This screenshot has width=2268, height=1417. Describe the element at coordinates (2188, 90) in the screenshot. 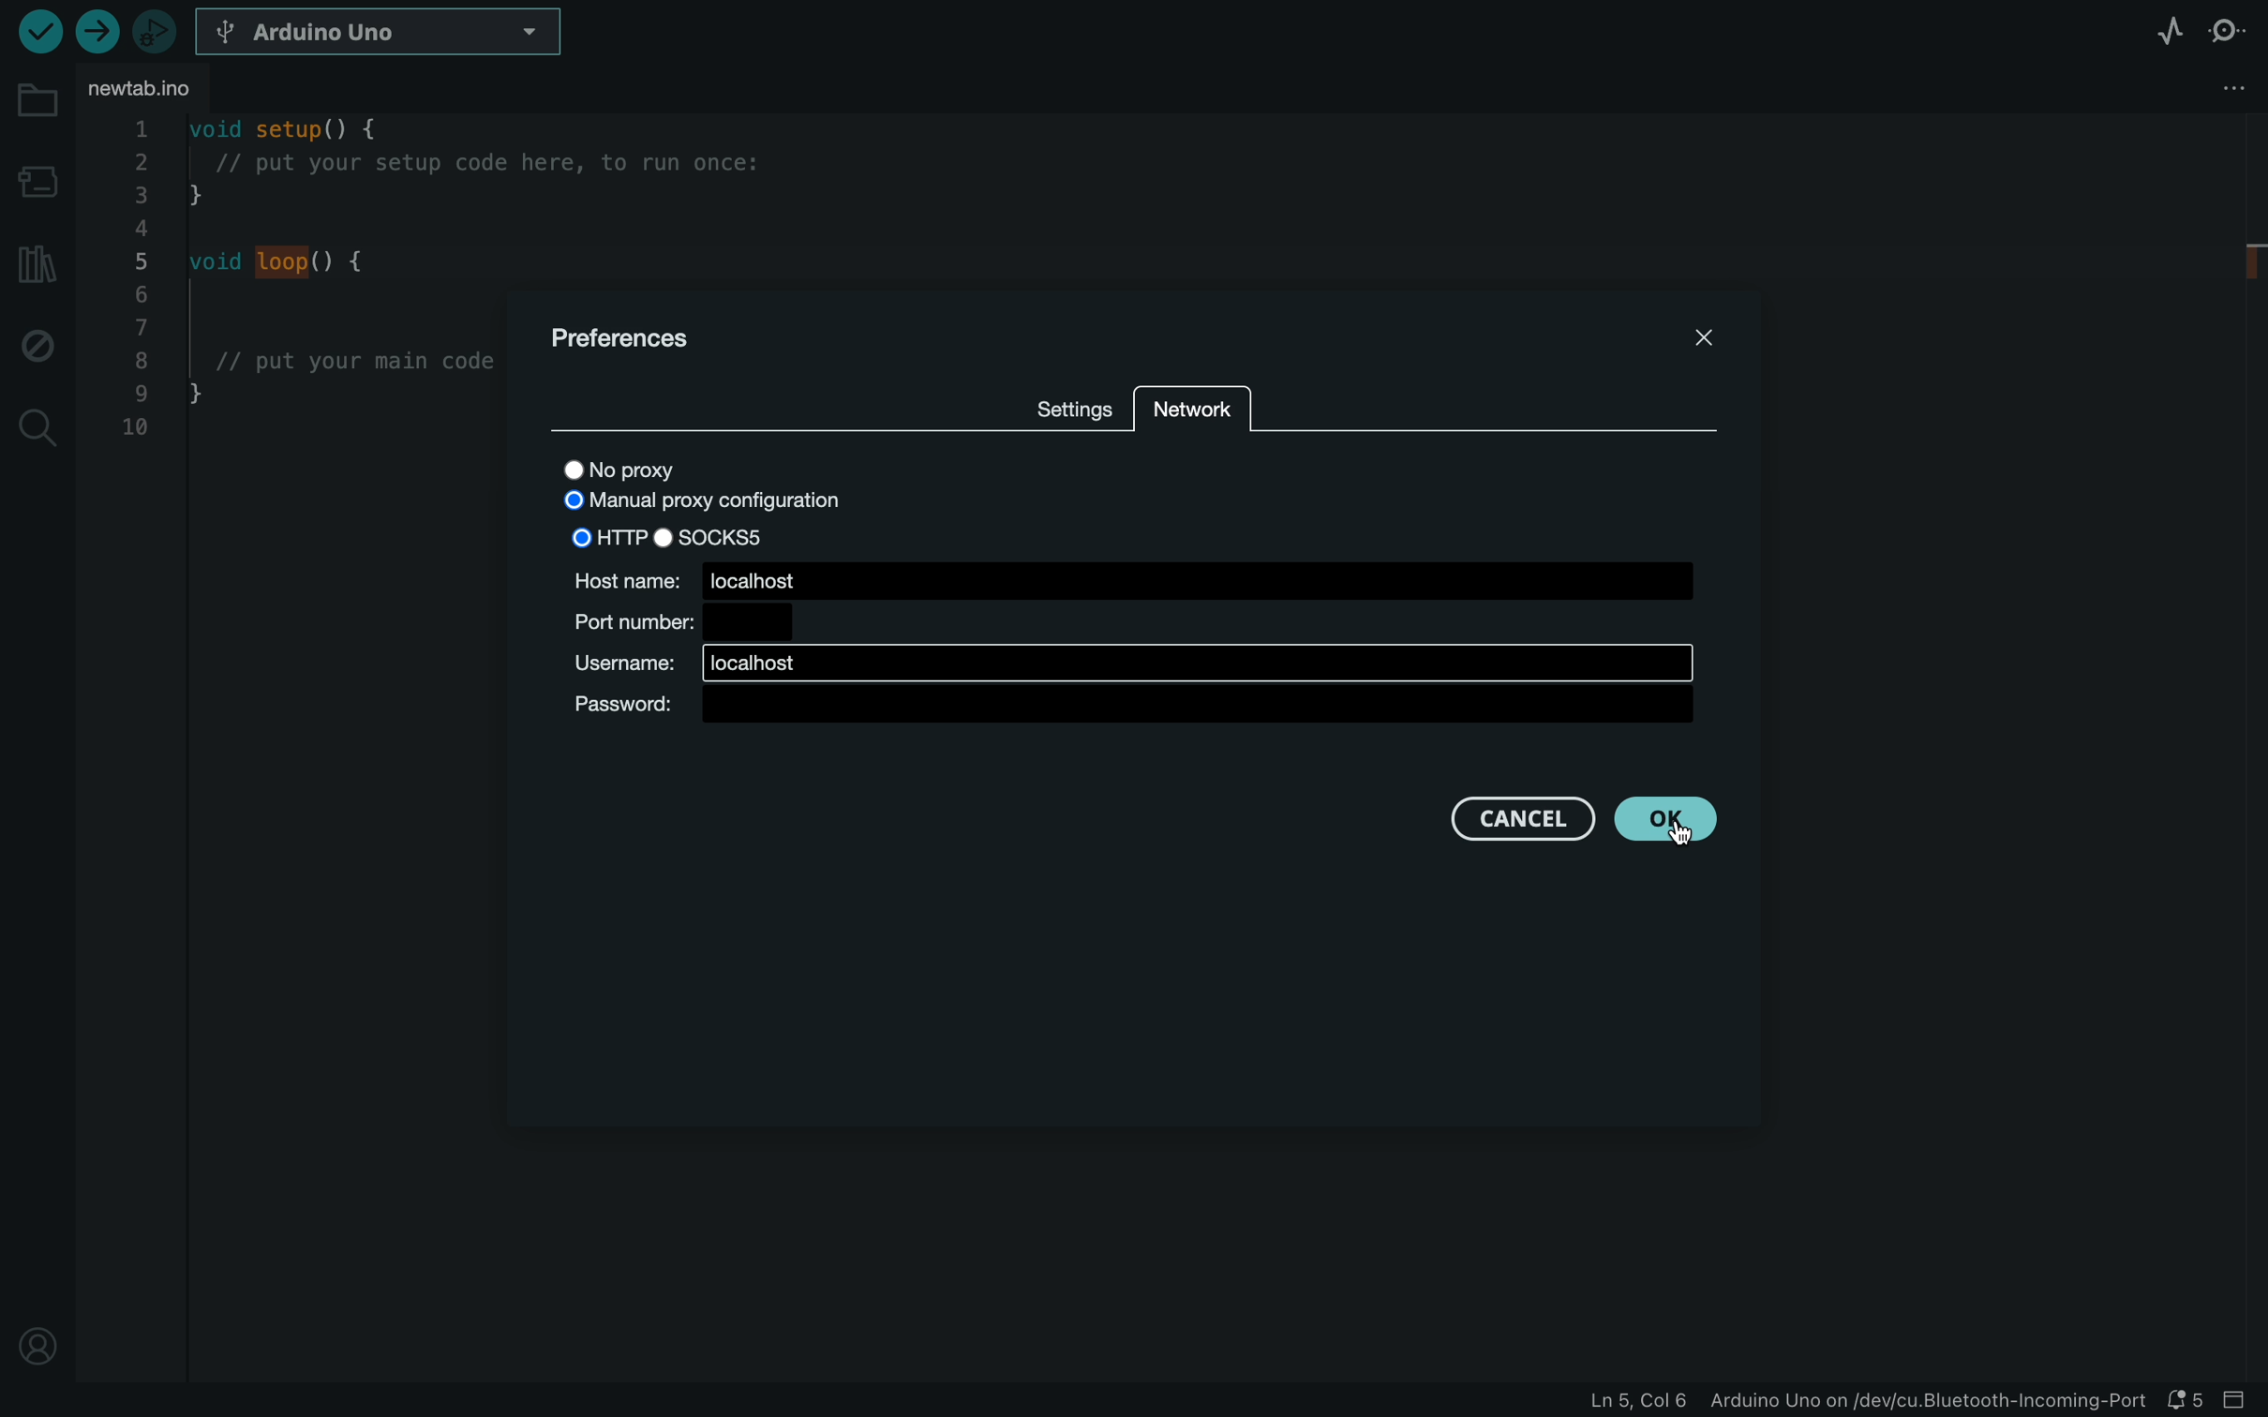

I see `file setting` at that location.